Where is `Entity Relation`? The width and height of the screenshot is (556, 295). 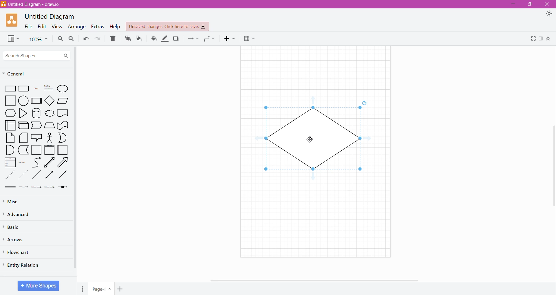
Entity Relation is located at coordinates (21, 265).